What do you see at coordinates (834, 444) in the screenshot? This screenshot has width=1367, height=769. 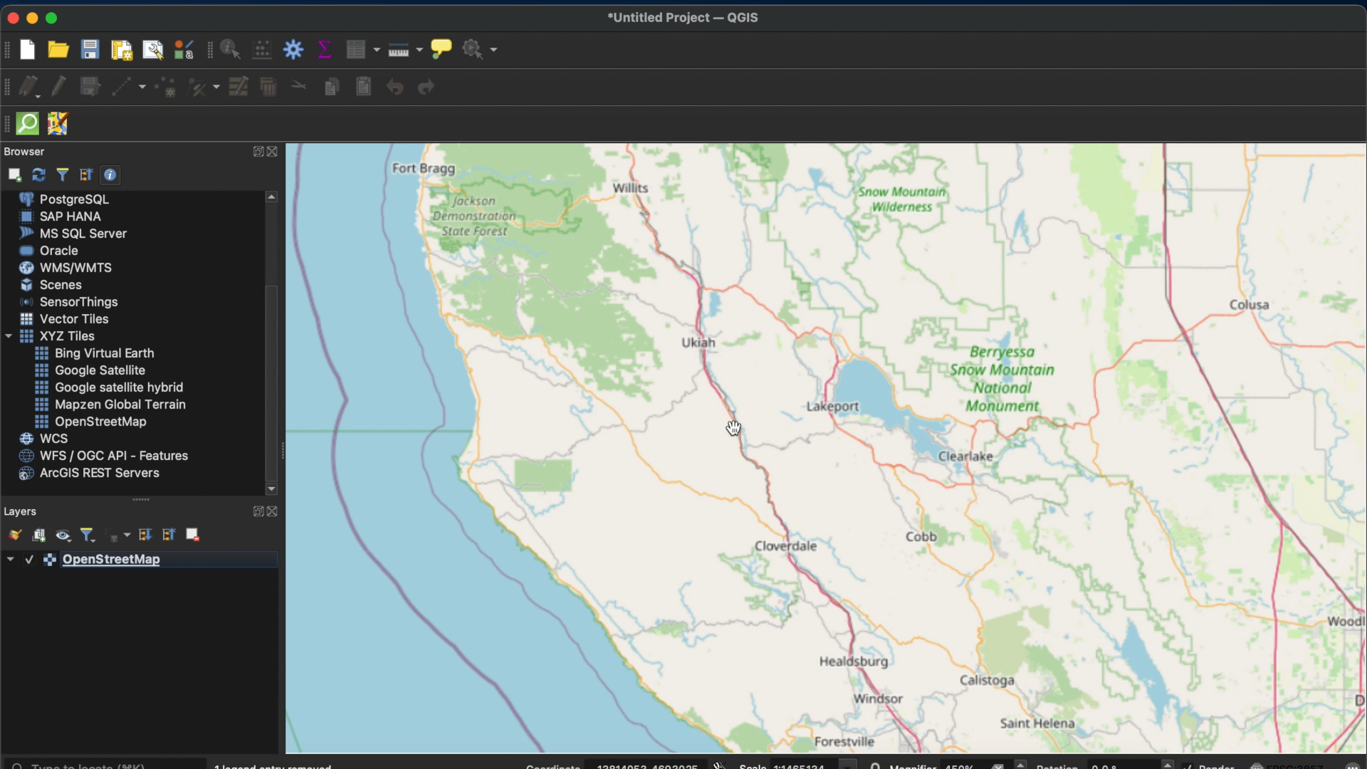 I see `map` at bounding box center [834, 444].